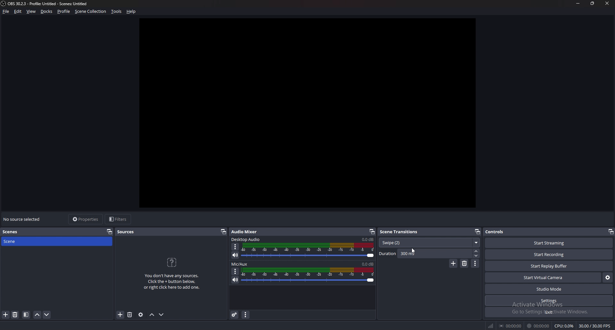  Describe the element at coordinates (18, 11) in the screenshot. I see `edit` at that location.